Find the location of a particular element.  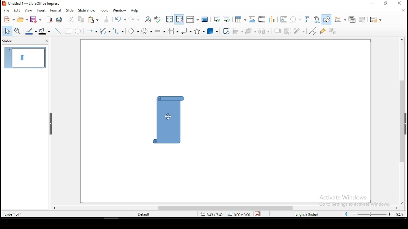

show draw functions is located at coordinates (327, 19).